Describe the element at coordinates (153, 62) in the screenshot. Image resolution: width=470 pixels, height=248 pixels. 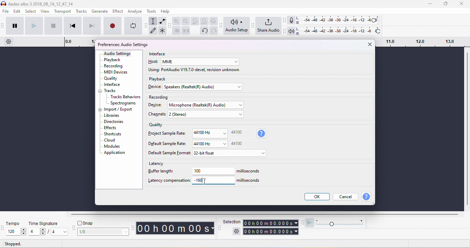
I see `host` at that location.